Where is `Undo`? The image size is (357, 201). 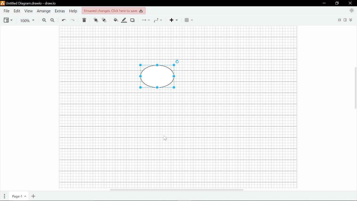
Undo is located at coordinates (64, 20).